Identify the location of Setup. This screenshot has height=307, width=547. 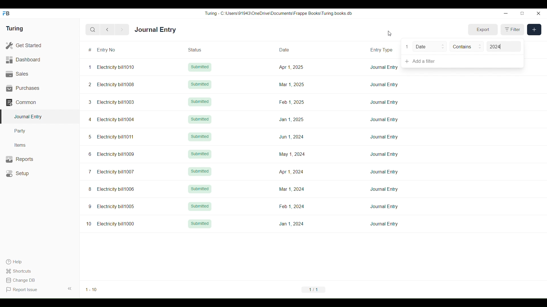
(40, 173).